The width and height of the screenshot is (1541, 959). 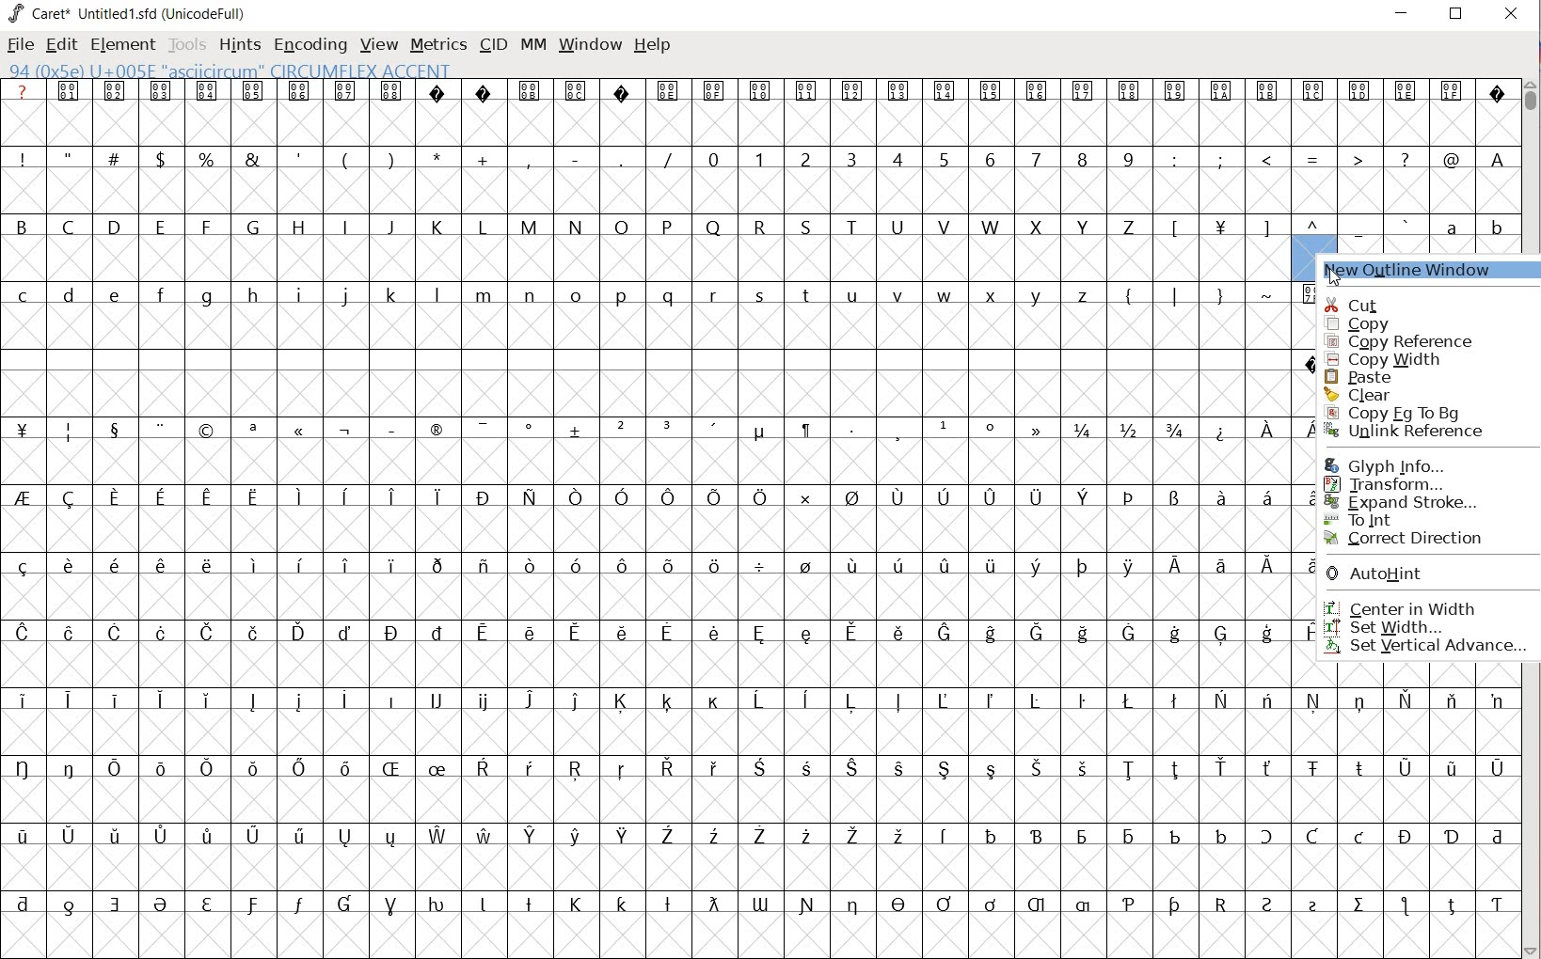 What do you see at coordinates (297, 71) in the screenshot?
I see `94 0xSe U+00SE "asciicircum CIRCUMFLEX ACCENT` at bounding box center [297, 71].